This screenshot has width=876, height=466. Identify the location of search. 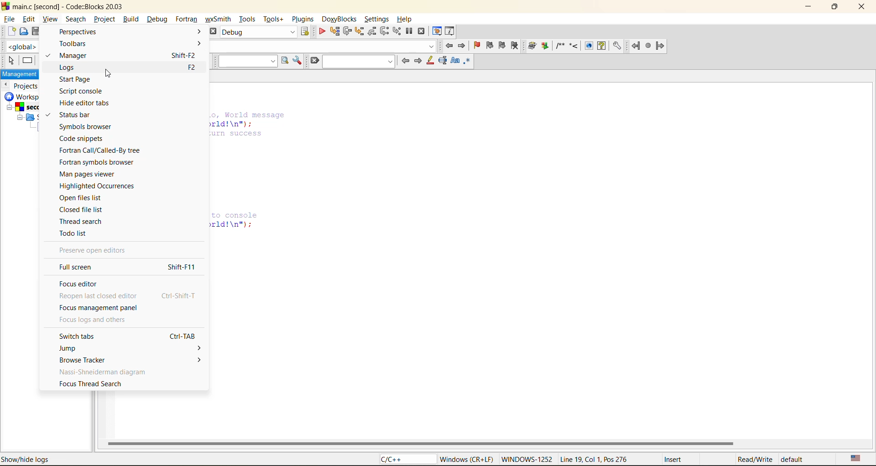
(74, 19).